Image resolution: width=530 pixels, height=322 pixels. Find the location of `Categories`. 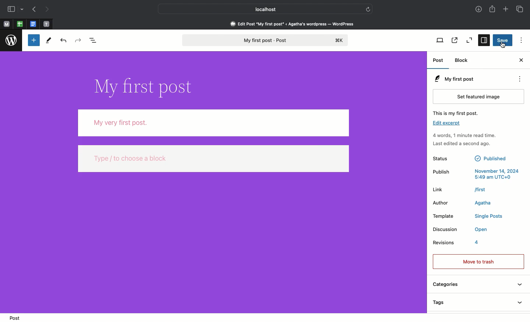

Categories is located at coordinates (477, 283).